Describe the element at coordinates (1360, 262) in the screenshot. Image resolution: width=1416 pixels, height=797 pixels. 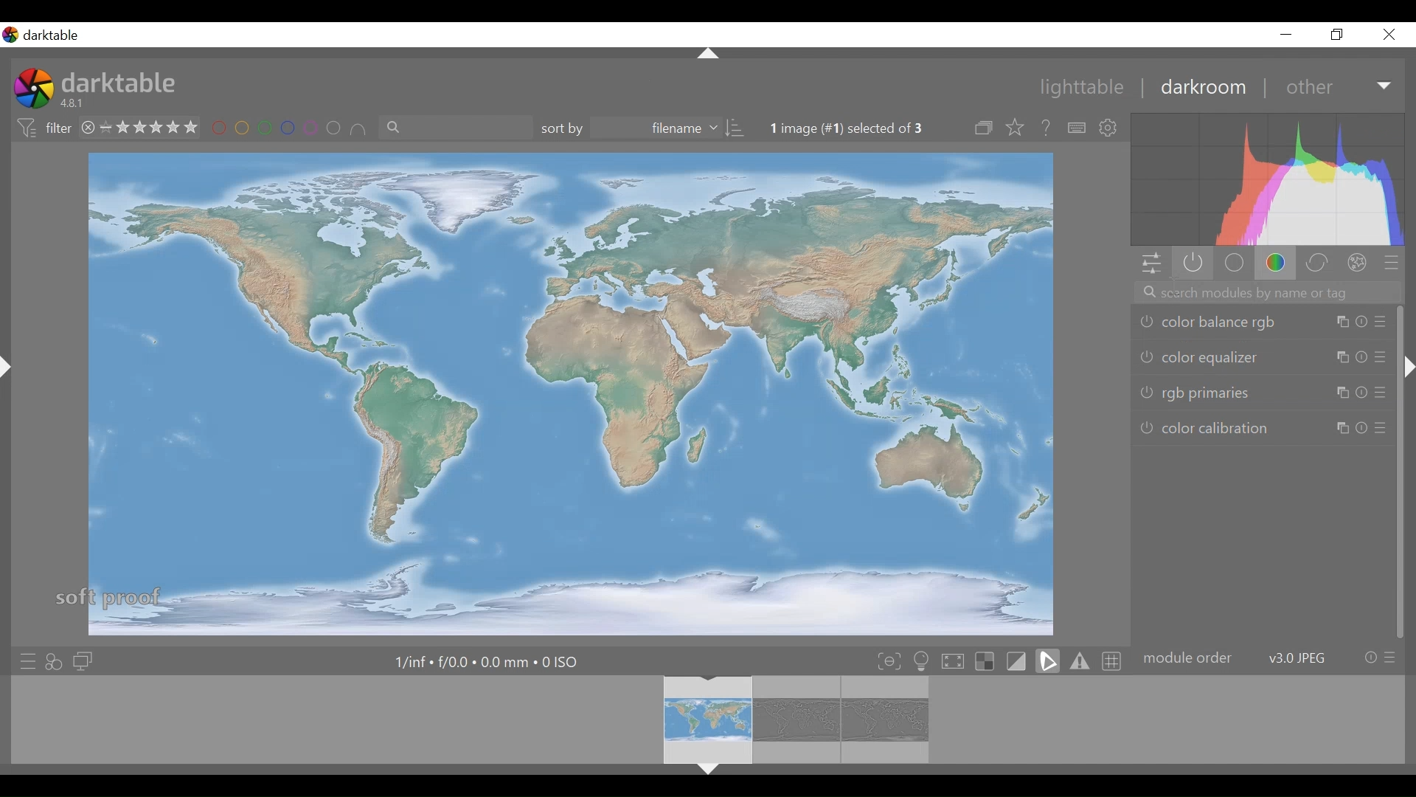
I see `effect` at that location.